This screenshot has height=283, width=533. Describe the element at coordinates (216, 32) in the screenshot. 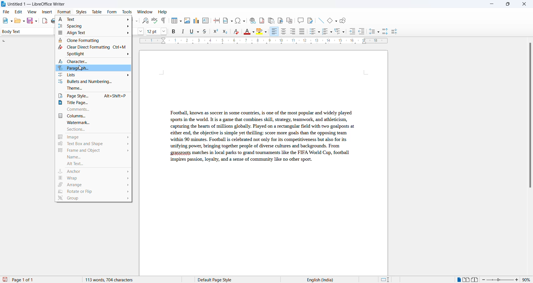

I see `superscript` at that location.